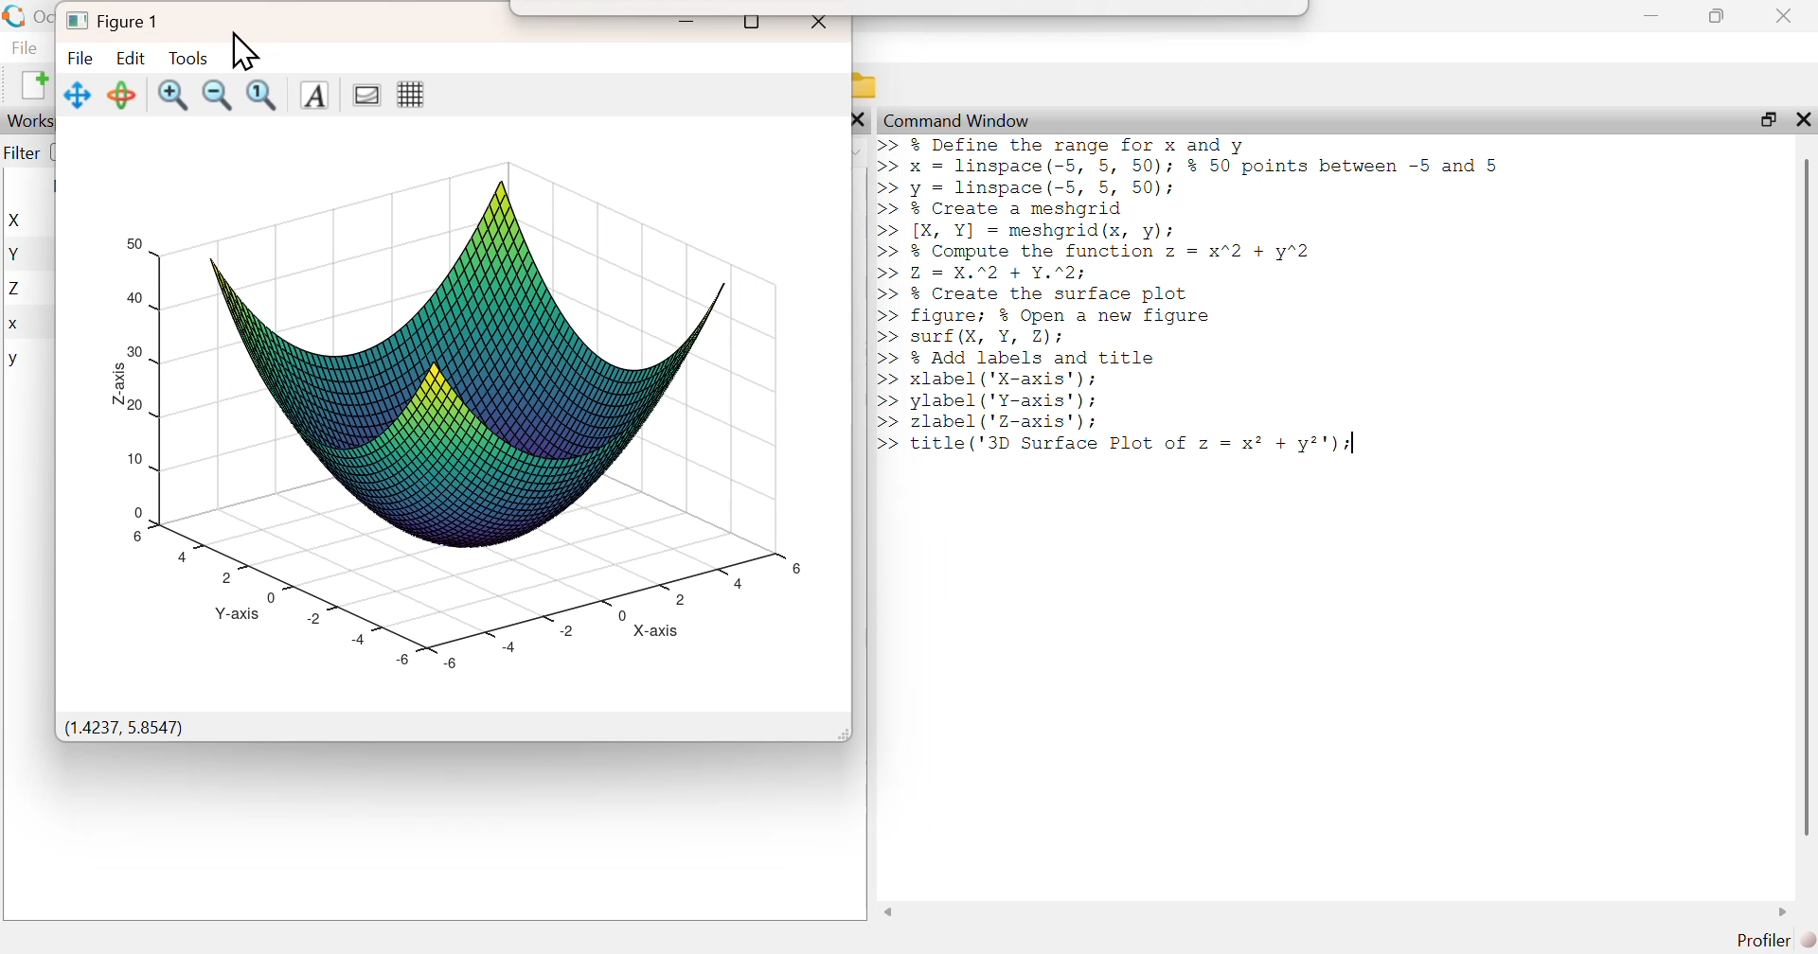 This screenshot has width=1818, height=954. Describe the element at coordinates (13, 361) in the screenshot. I see `y` at that location.